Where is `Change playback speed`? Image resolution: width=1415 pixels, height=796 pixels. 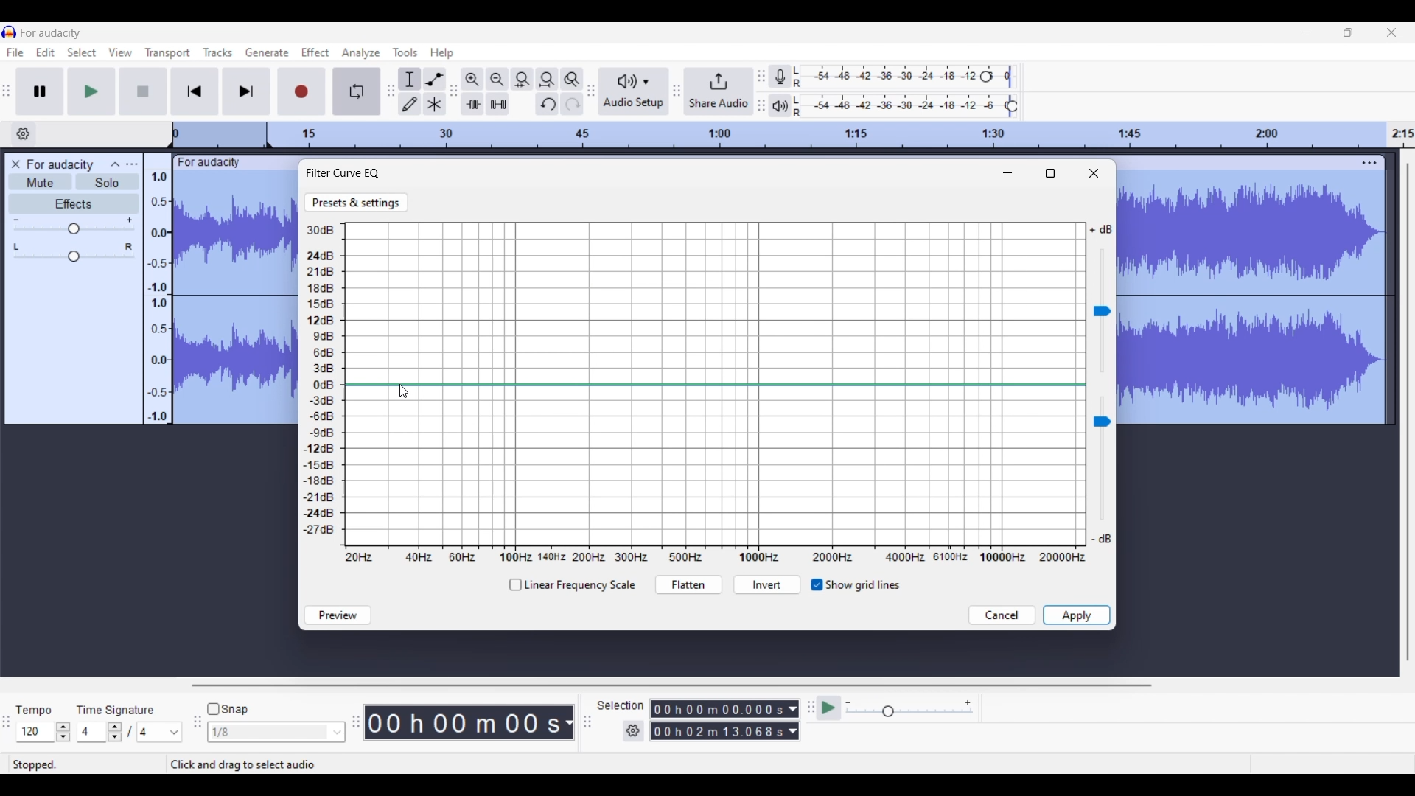
Change playback speed is located at coordinates (909, 712).